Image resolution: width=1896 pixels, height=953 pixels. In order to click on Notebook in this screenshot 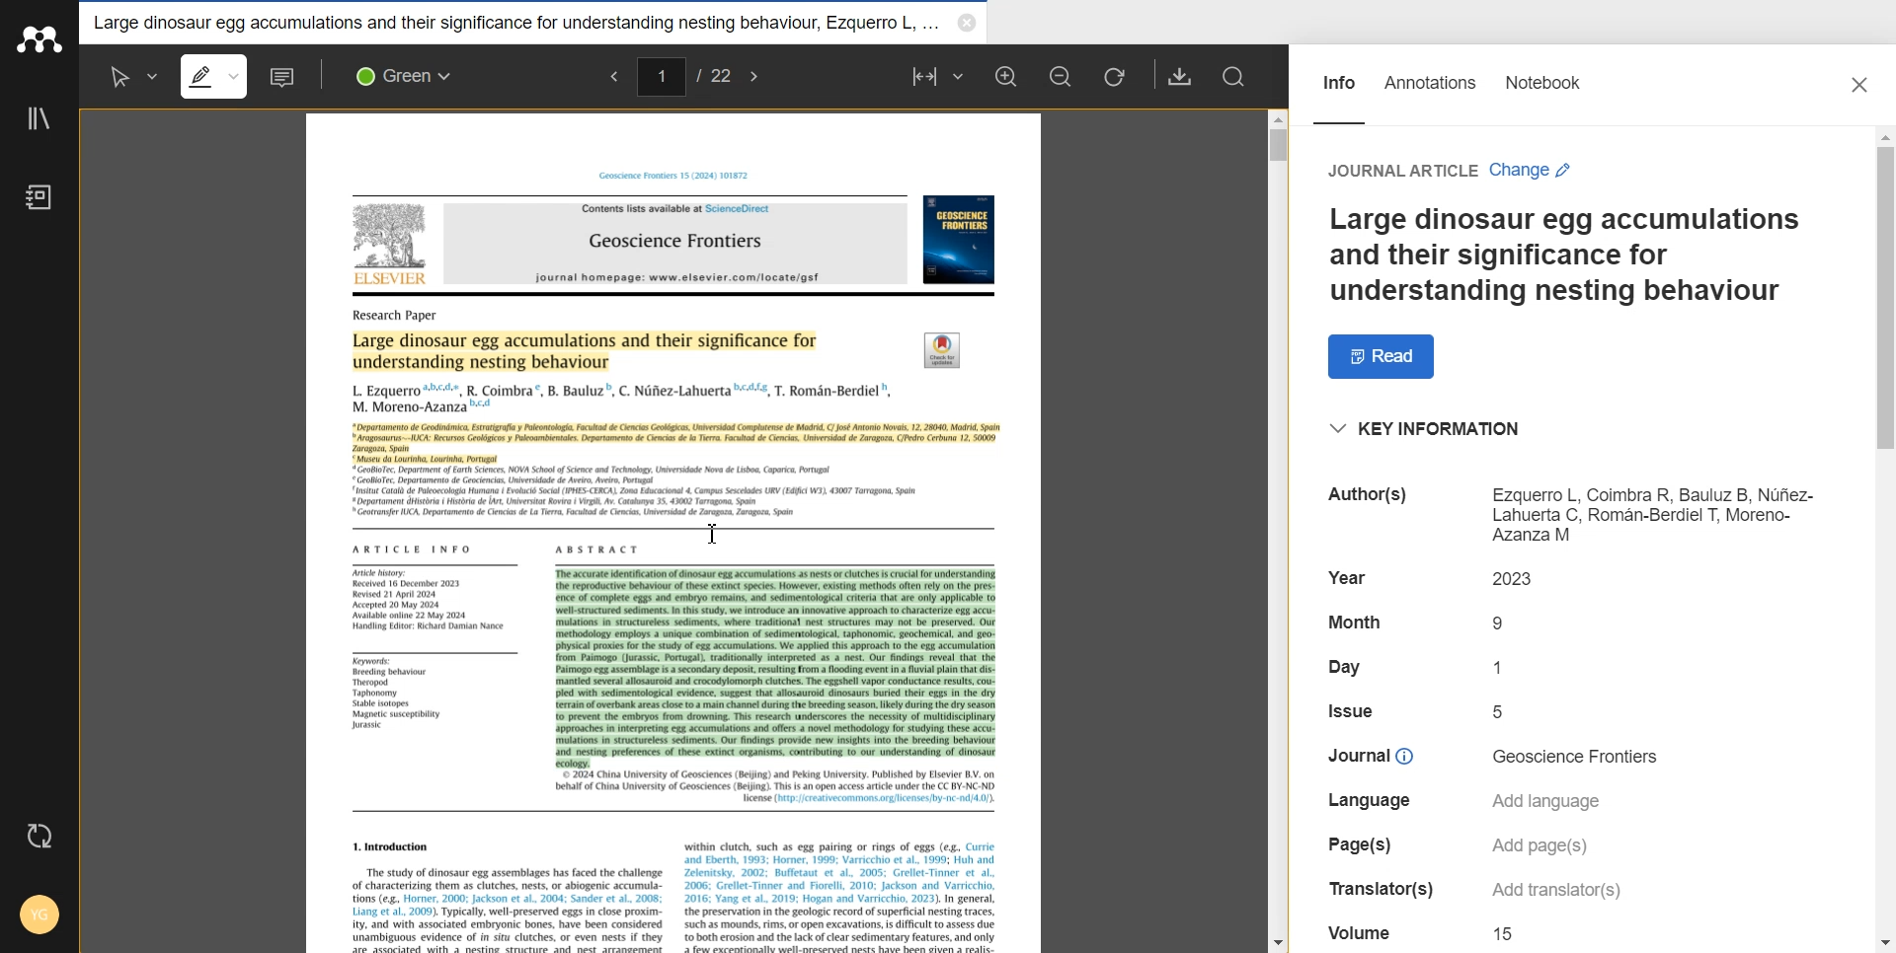, I will do `click(1543, 94)`.